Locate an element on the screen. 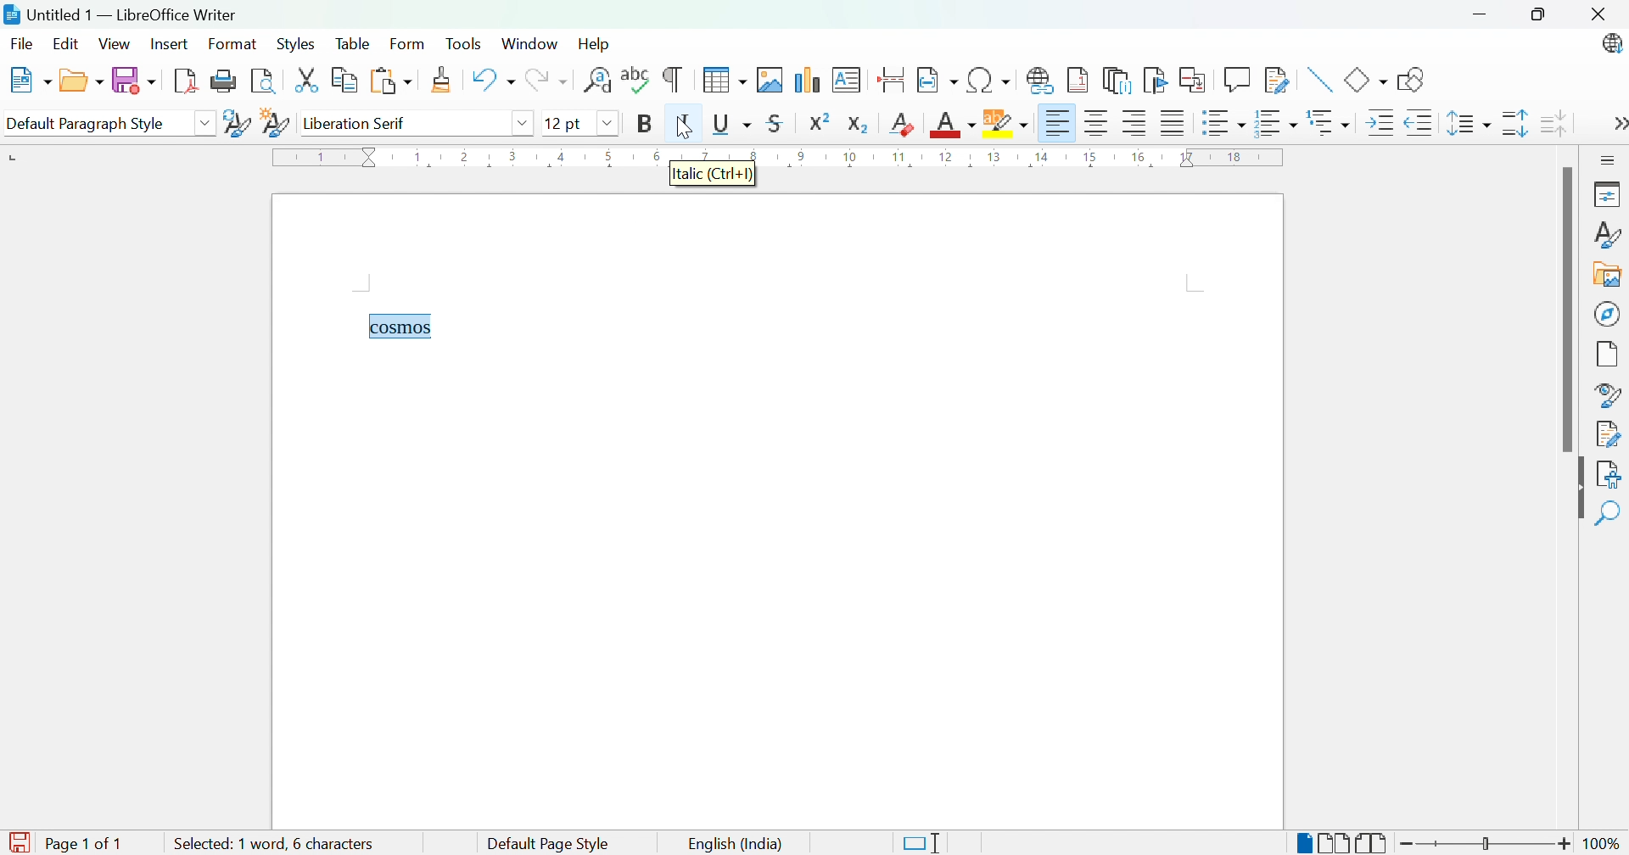 This screenshot has width=1629, height=855. Insert bookmark is located at coordinates (1156, 80).